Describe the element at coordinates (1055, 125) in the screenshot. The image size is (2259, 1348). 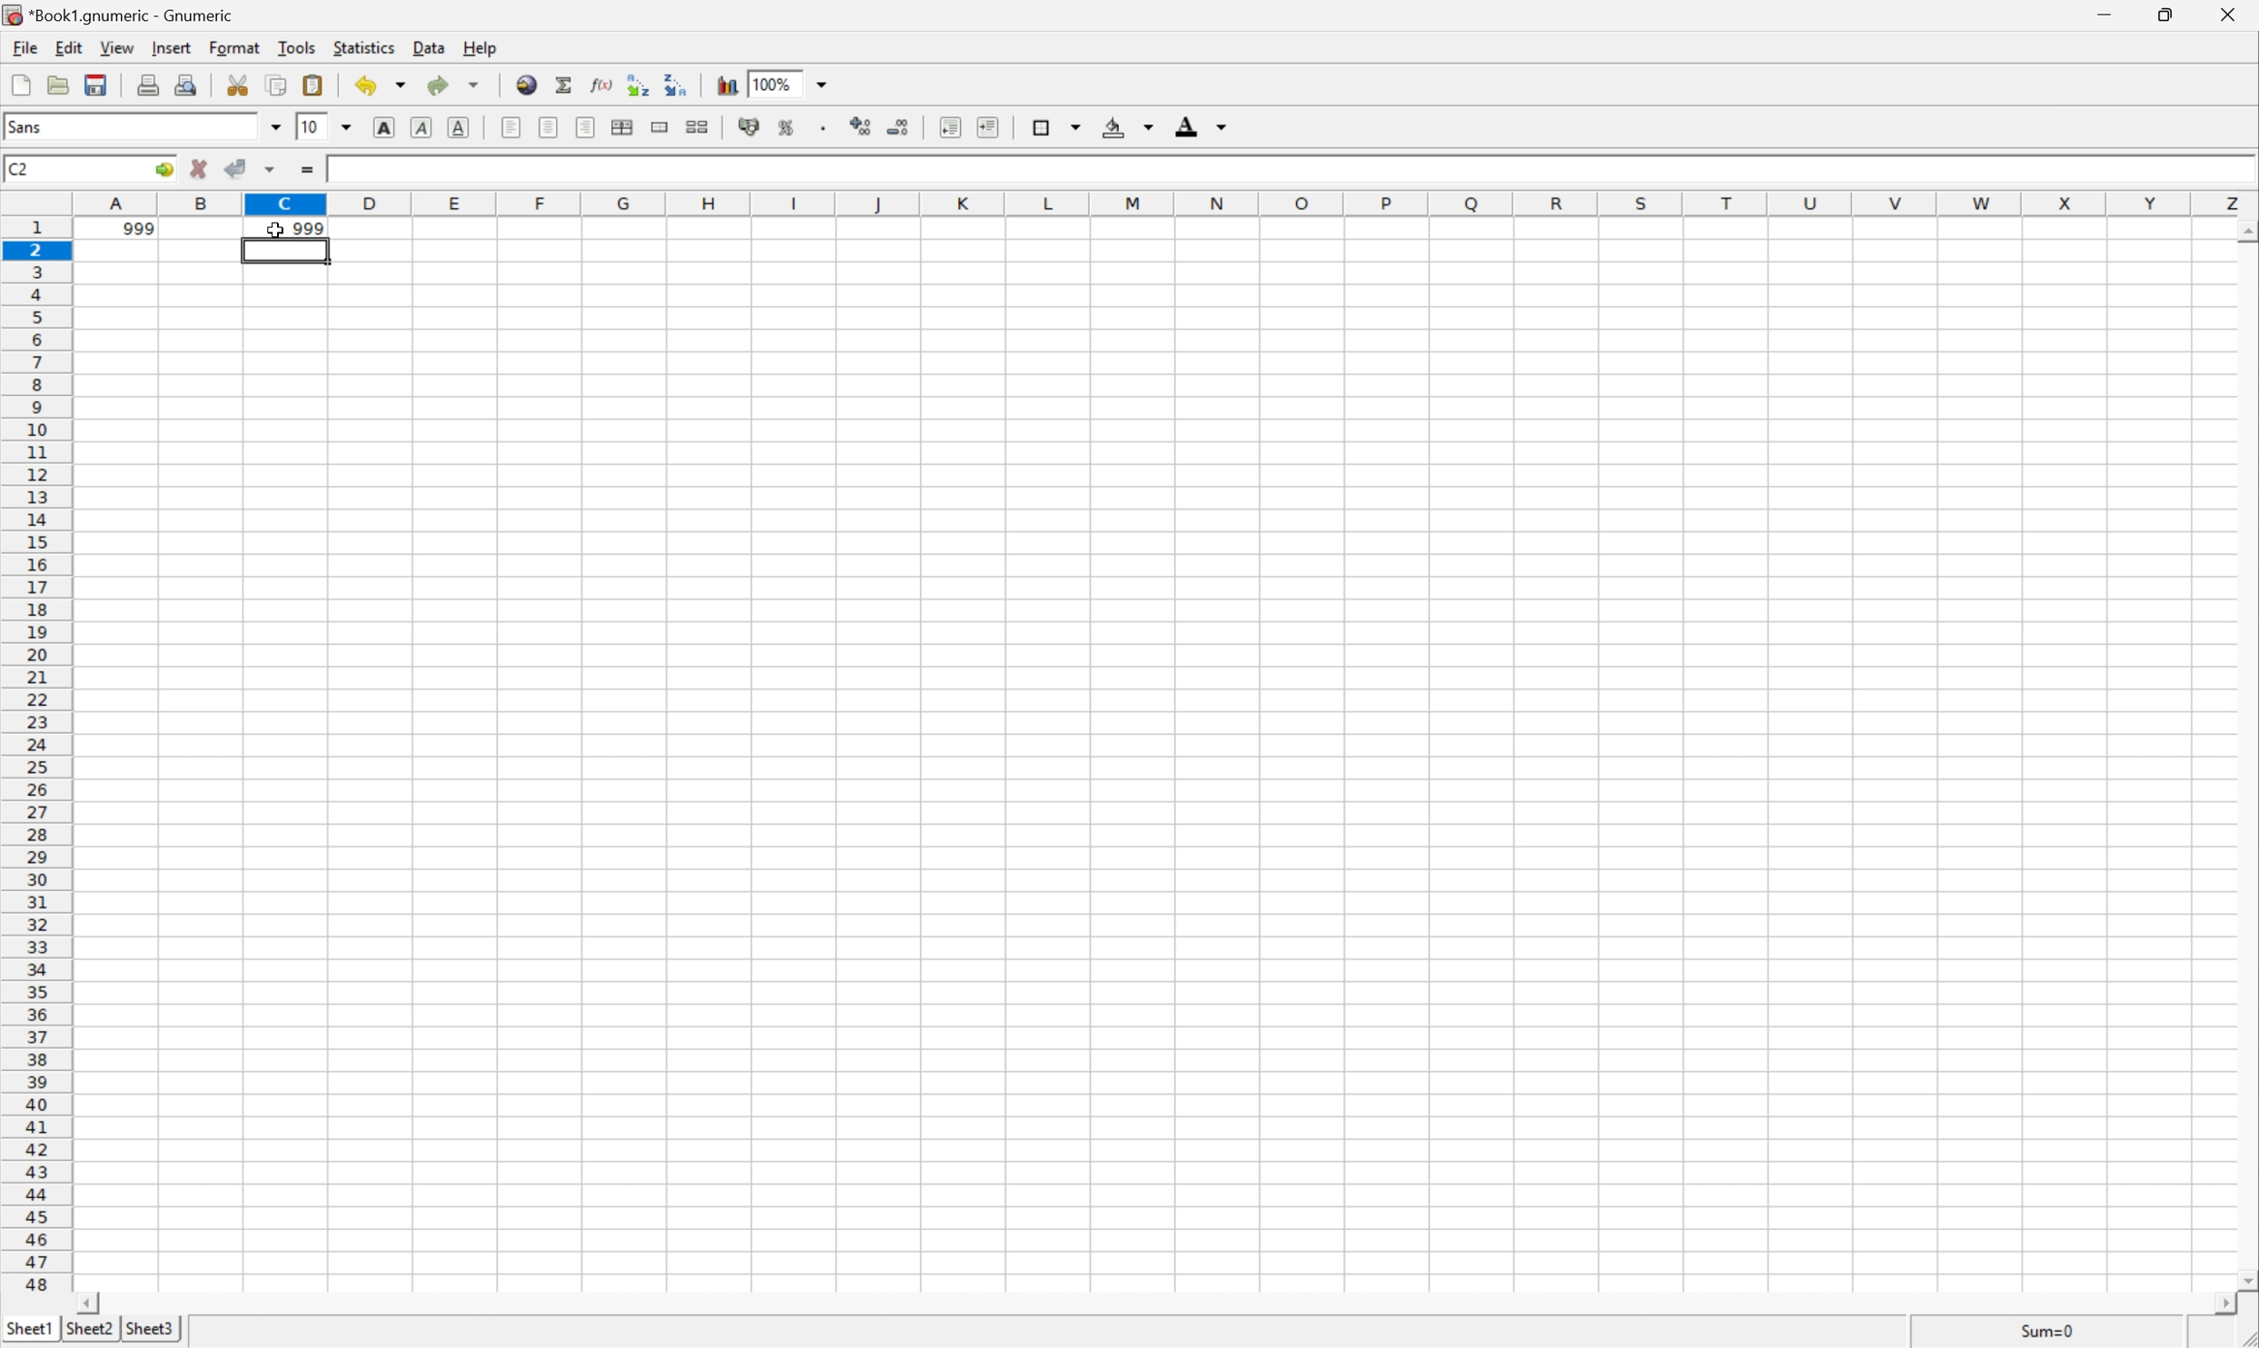
I see `borders` at that location.